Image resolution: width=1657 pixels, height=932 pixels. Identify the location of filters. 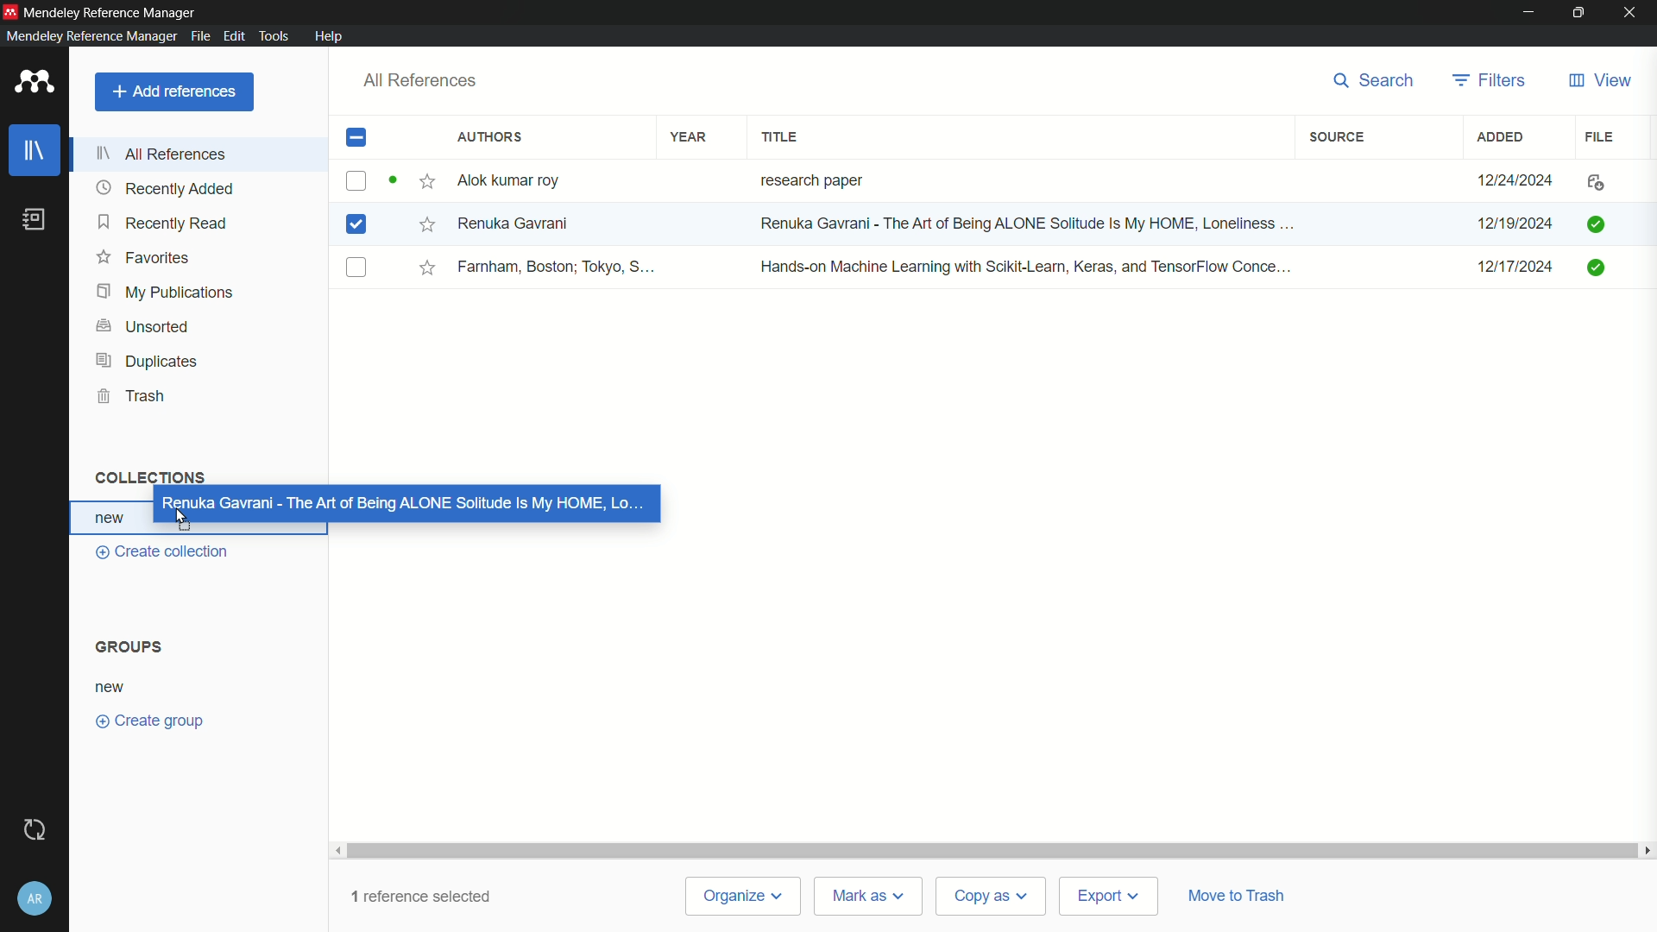
(1490, 80).